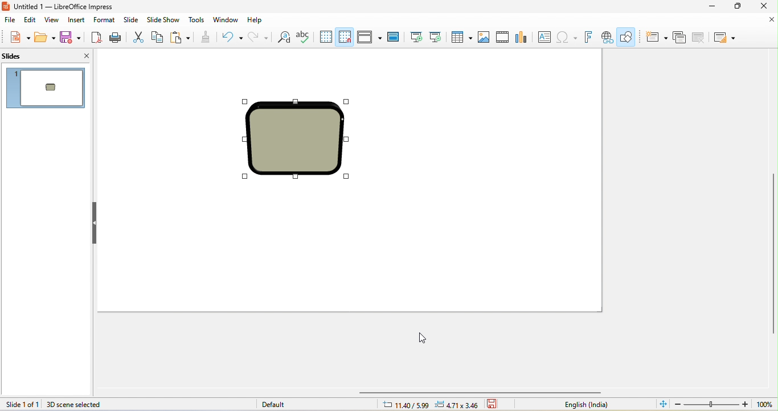 Image resolution: width=778 pixels, height=411 pixels. Describe the element at coordinates (257, 21) in the screenshot. I see `help` at that location.